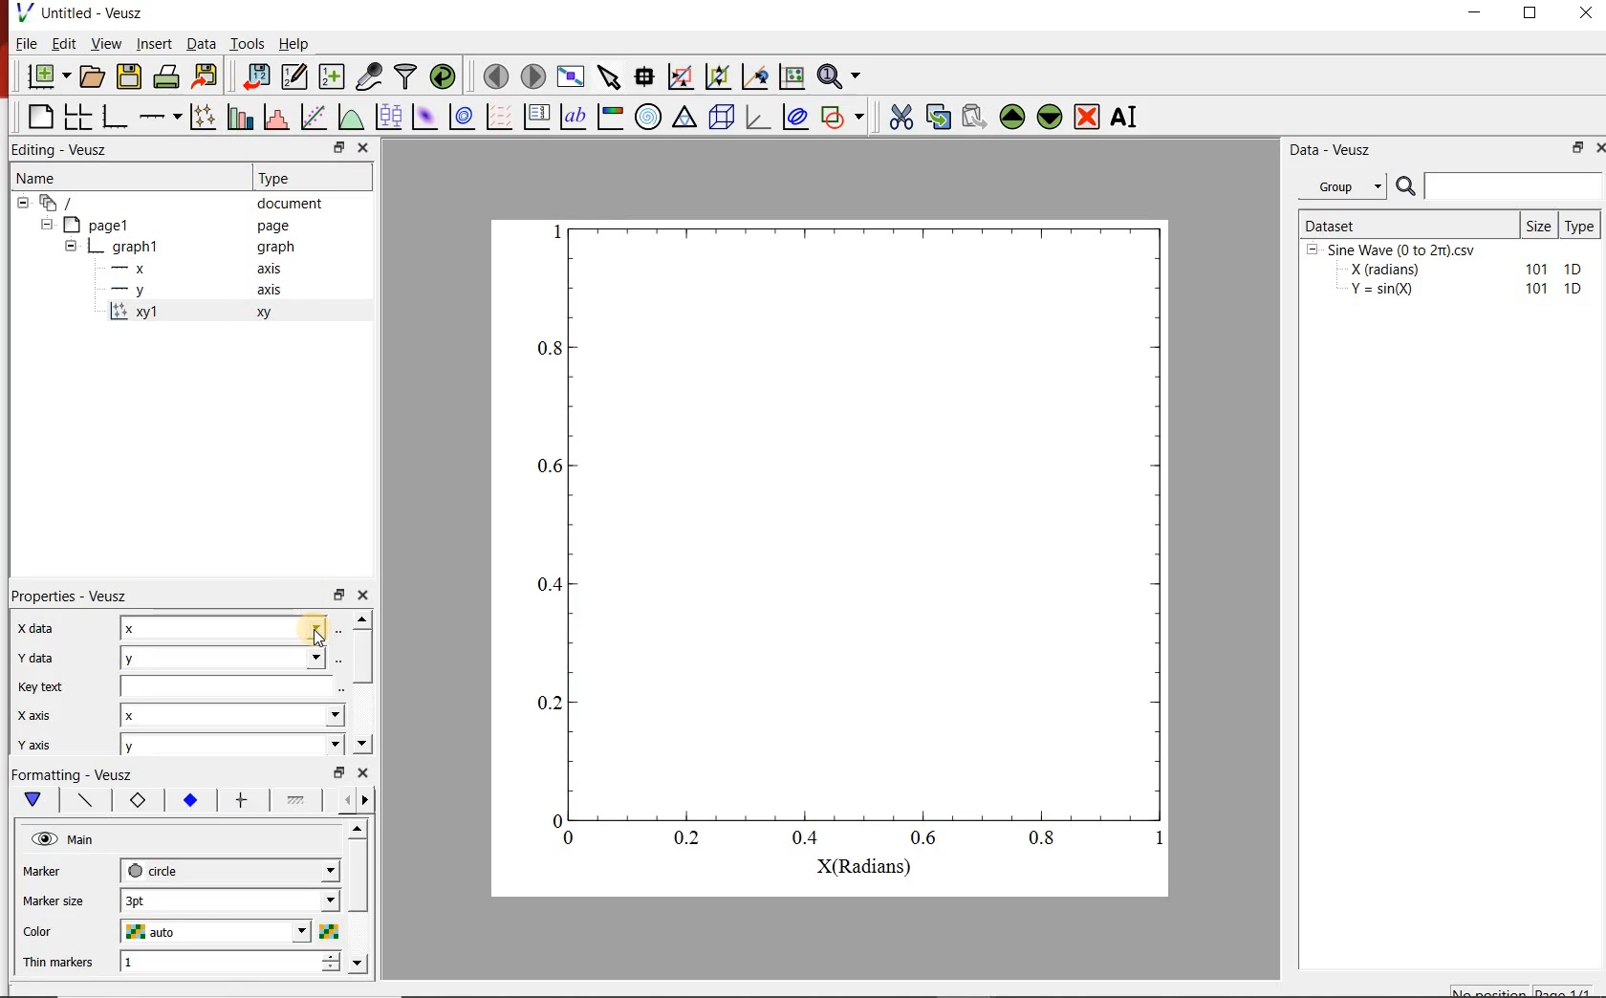 The image size is (1606, 998). Describe the element at coordinates (33, 713) in the screenshot. I see `Log` at that location.